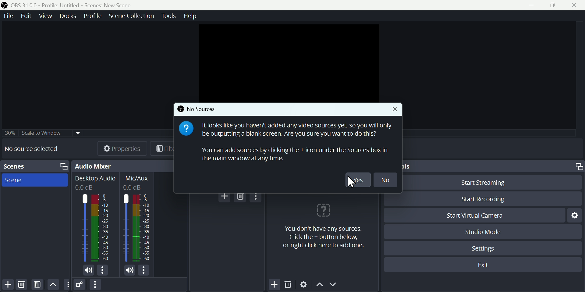 The height and width of the screenshot is (292, 585). I want to click on Settings, so click(305, 284).